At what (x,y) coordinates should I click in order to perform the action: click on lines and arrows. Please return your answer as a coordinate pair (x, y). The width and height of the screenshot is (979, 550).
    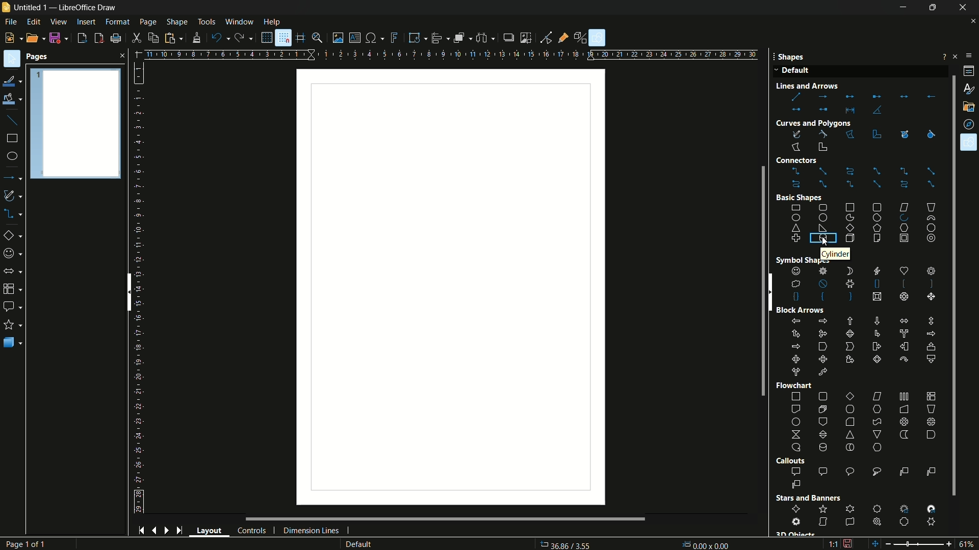
    Looking at the image, I should click on (14, 177).